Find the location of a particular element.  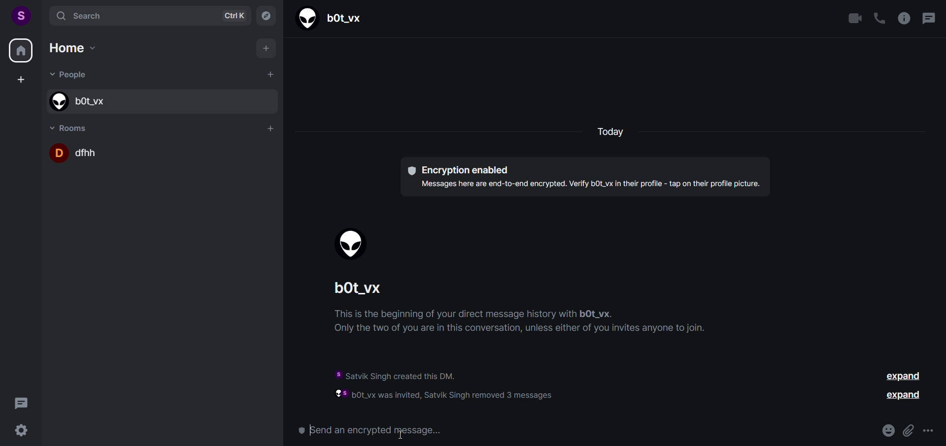

home is located at coordinates (21, 52).